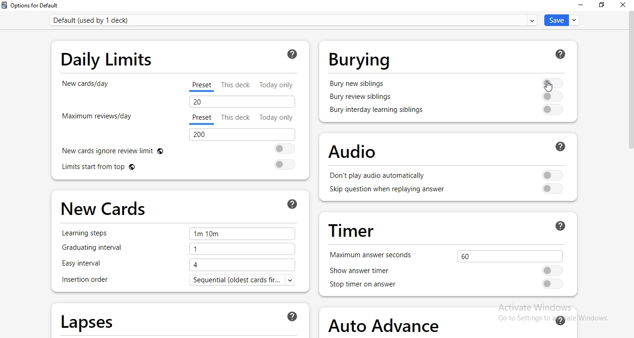 The width and height of the screenshot is (634, 338). Describe the element at coordinates (383, 192) in the screenshot. I see `skip question when replaying answer` at that location.